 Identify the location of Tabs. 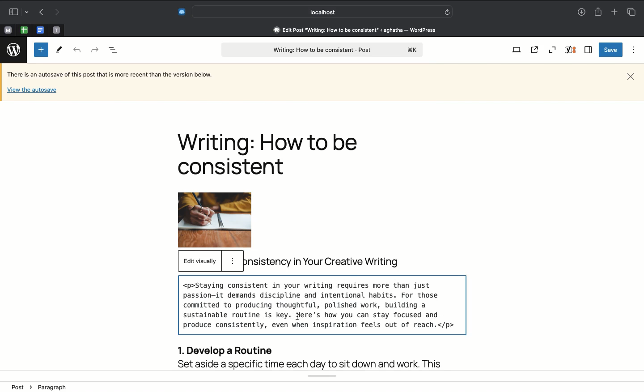
(631, 12).